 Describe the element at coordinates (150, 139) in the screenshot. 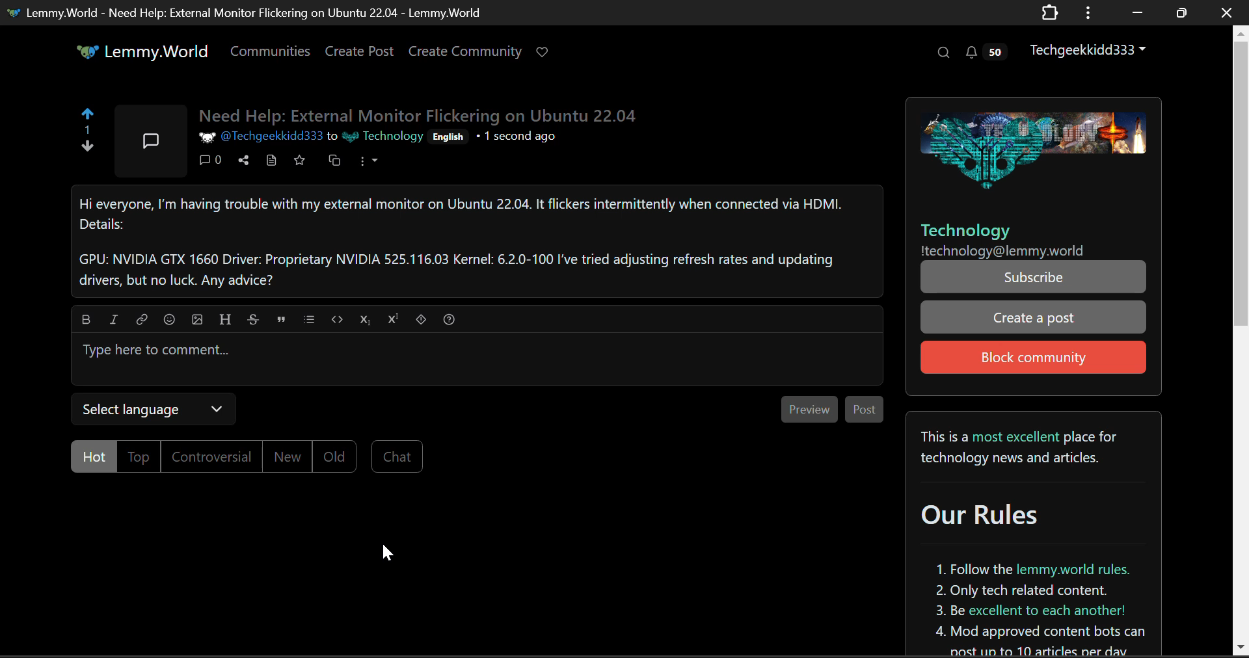

I see `Post Community Icon` at that location.